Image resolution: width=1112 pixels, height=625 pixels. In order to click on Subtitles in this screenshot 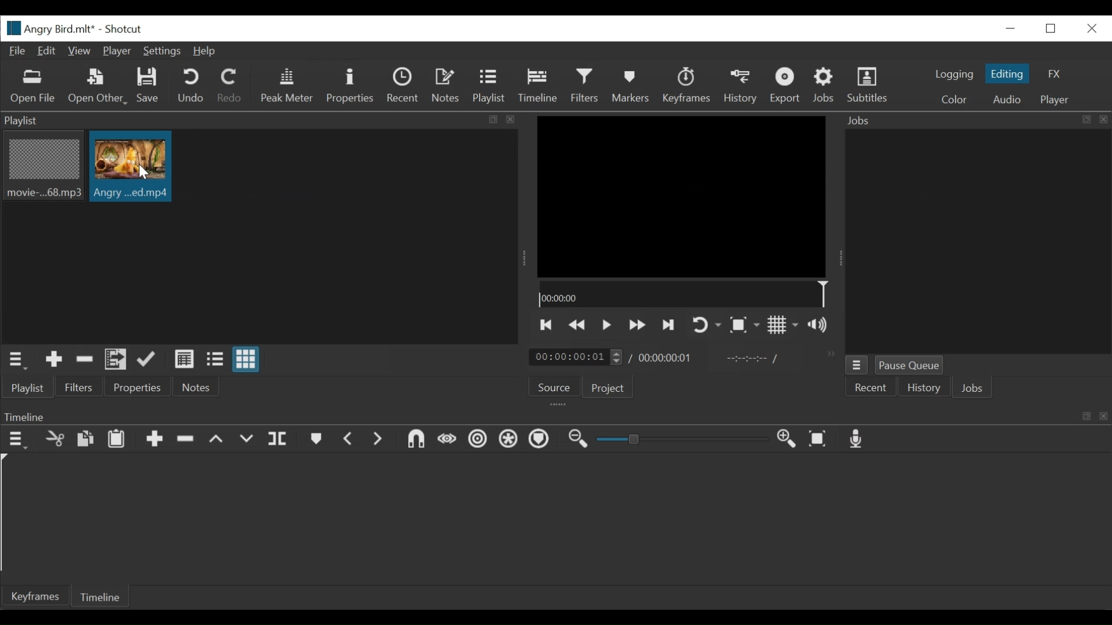, I will do `click(870, 87)`.